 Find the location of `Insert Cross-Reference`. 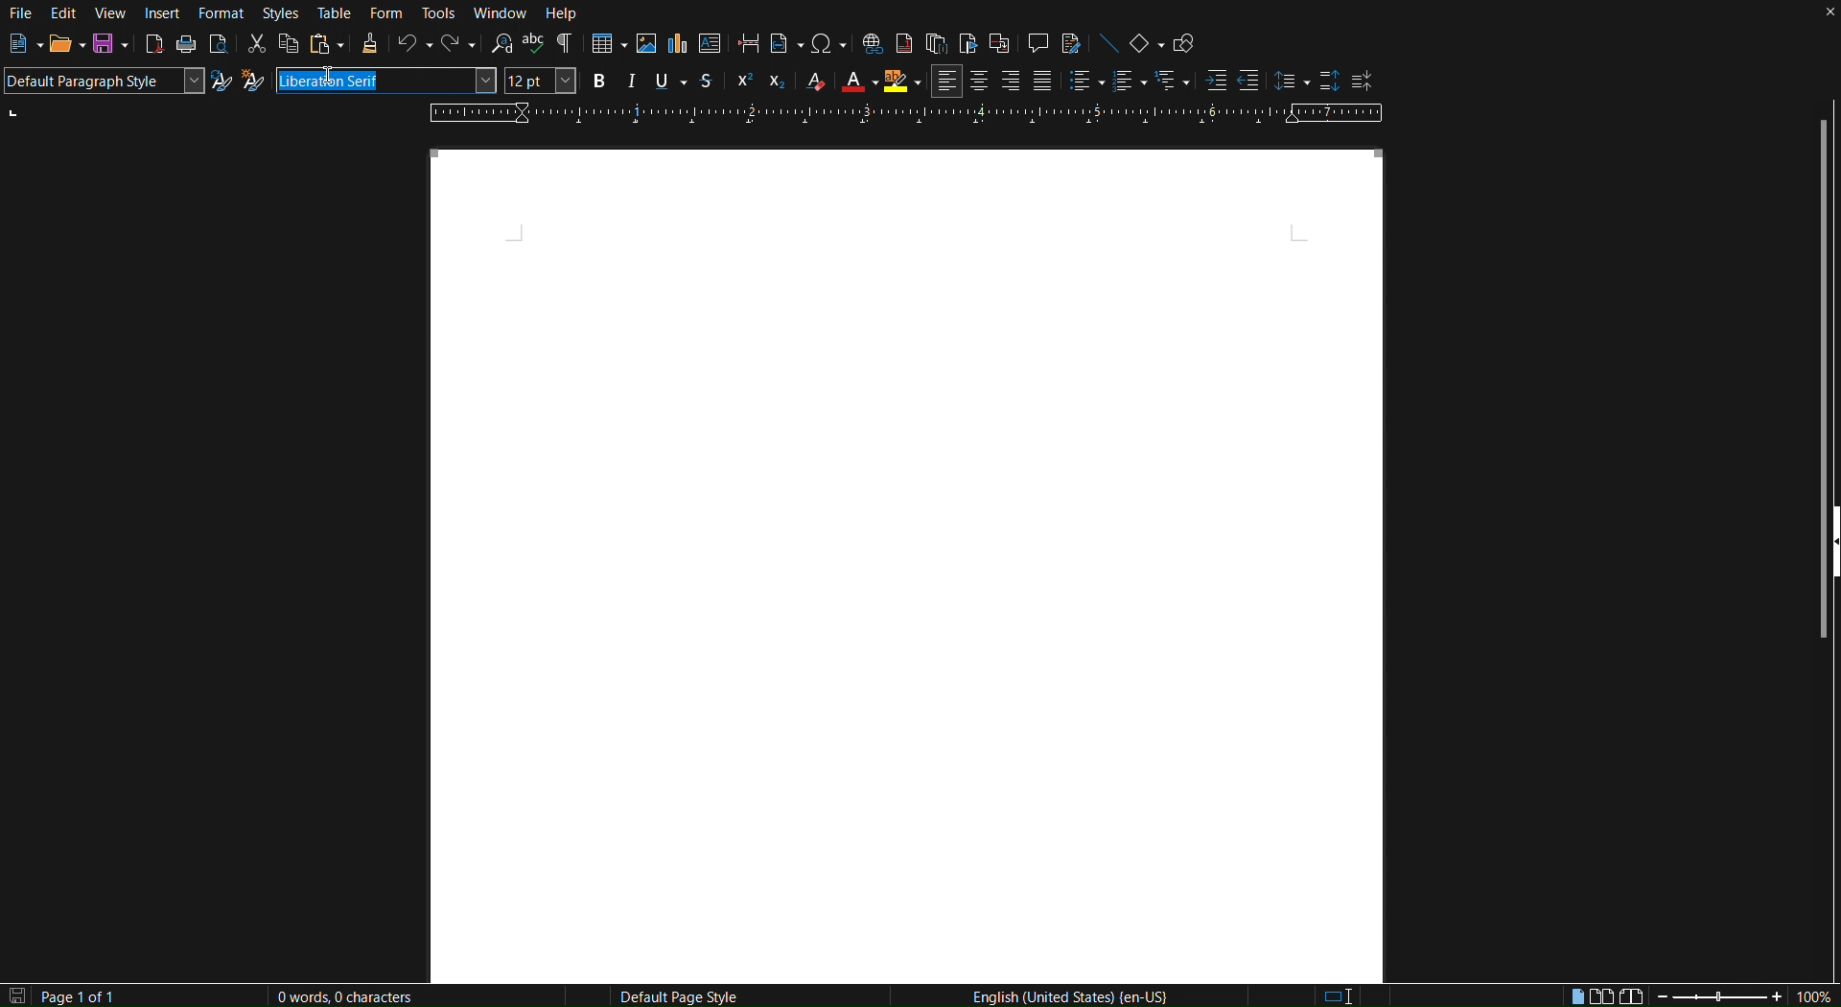

Insert Cross-Reference is located at coordinates (1000, 46).